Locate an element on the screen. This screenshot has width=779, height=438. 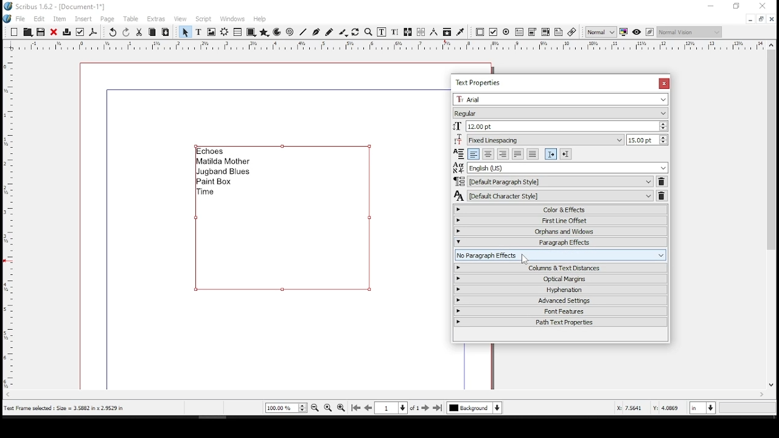
font is located at coordinates (560, 101).